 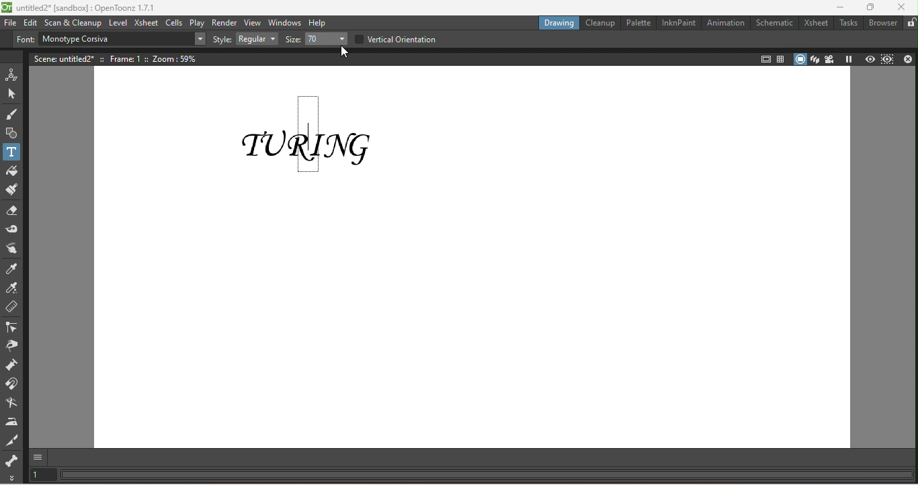 What do you see at coordinates (677, 22) in the screenshot?
I see `InknPaint` at bounding box center [677, 22].